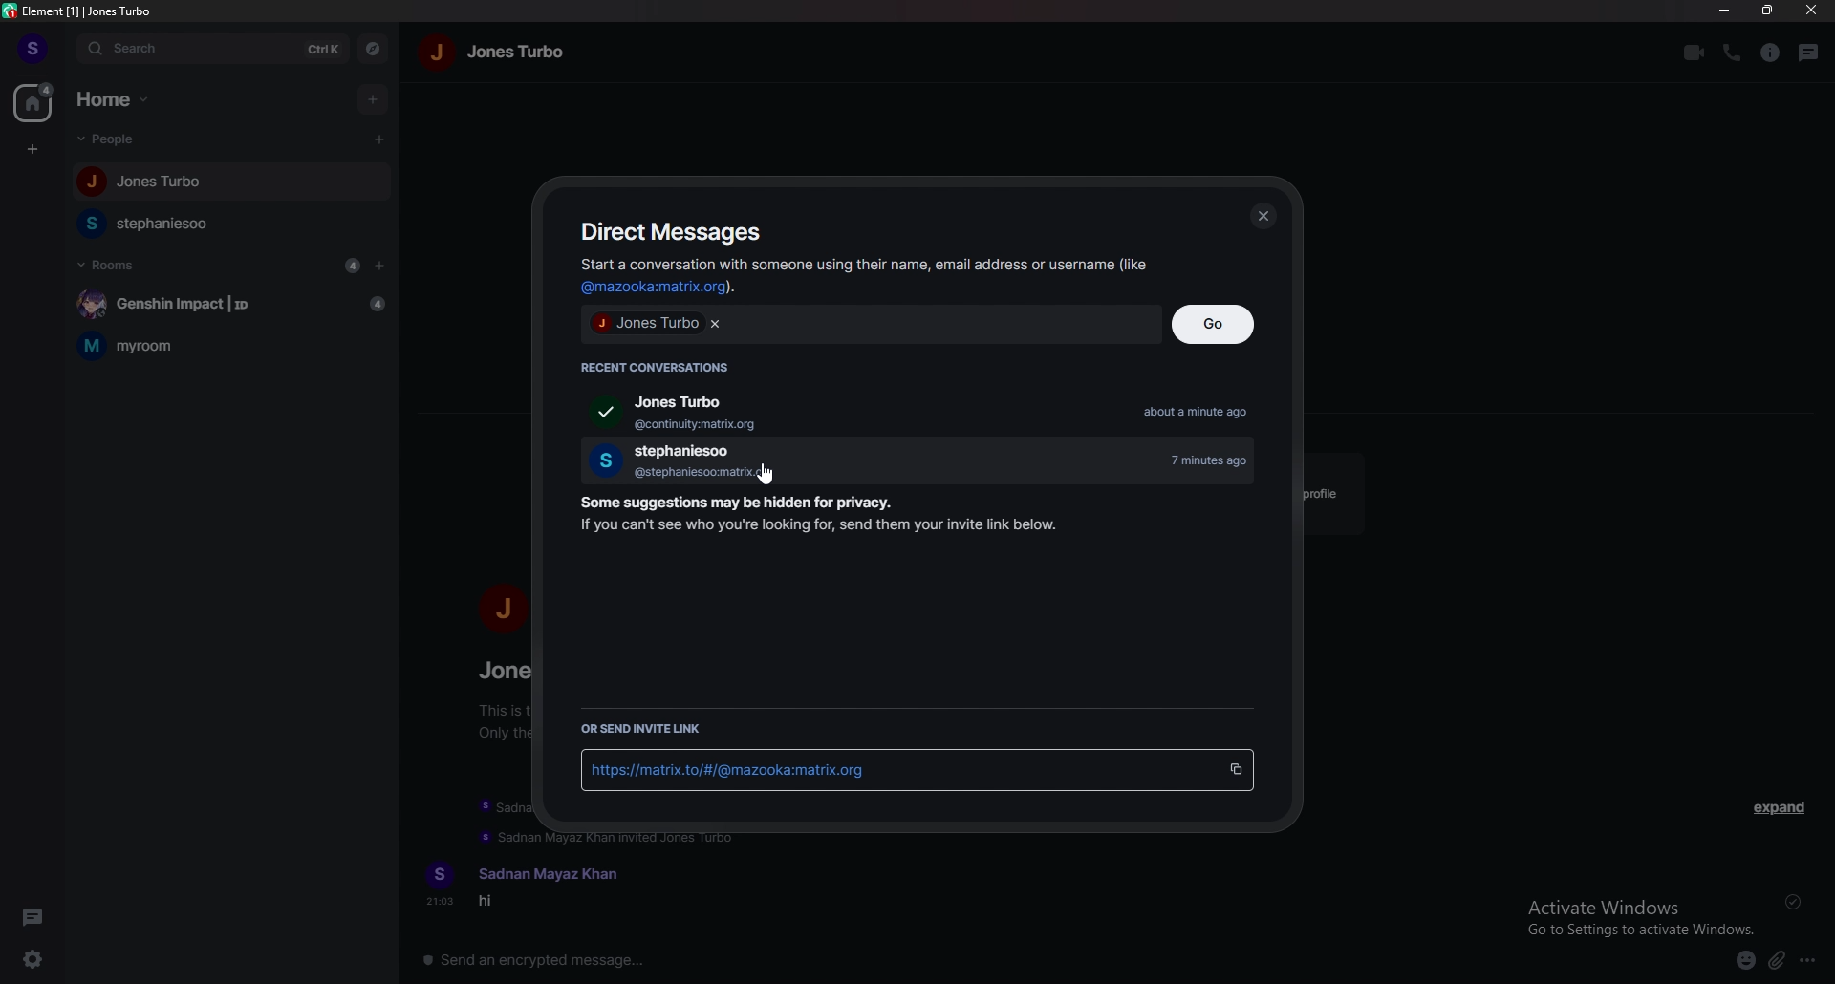 Image resolution: width=1835 pixels, height=984 pixels. Describe the element at coordinates (715, 323) in the screenshot. I see `remove` at that location.